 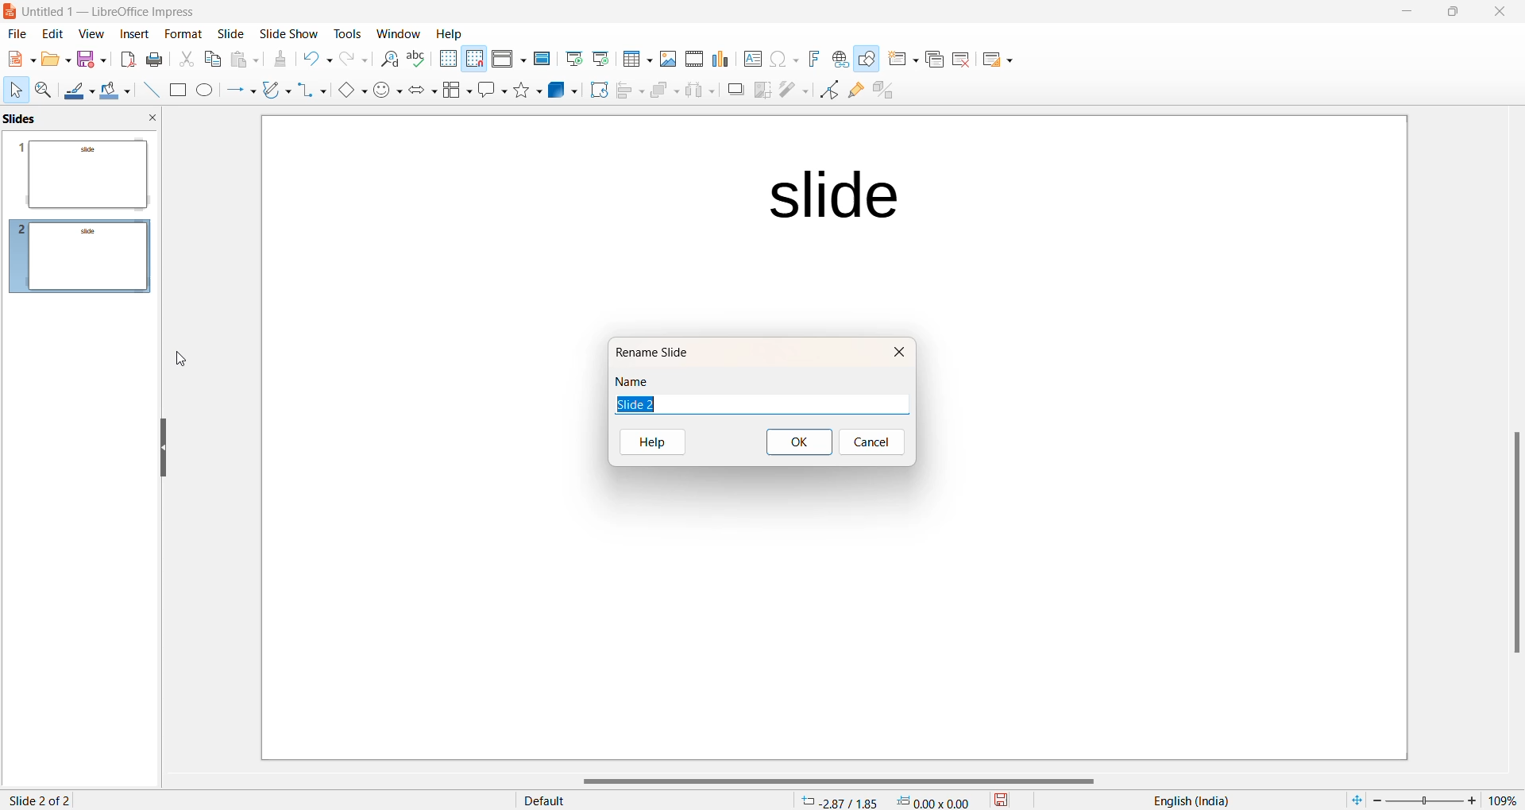 I want to click on Find and replace, so click(x=387, y=60).